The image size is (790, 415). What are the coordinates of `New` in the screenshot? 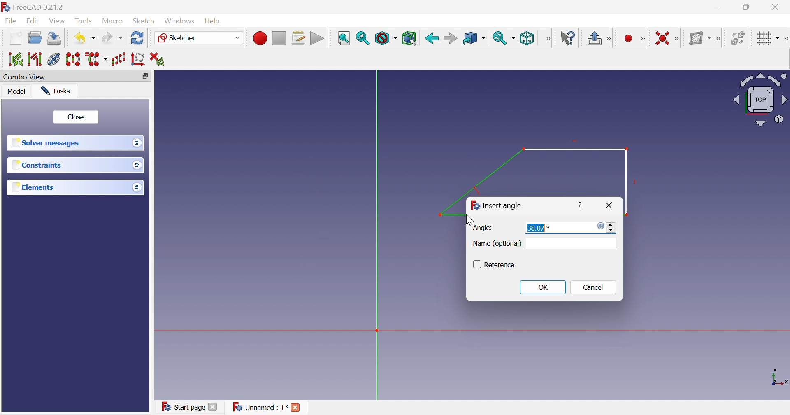 It's located at (15, 40).